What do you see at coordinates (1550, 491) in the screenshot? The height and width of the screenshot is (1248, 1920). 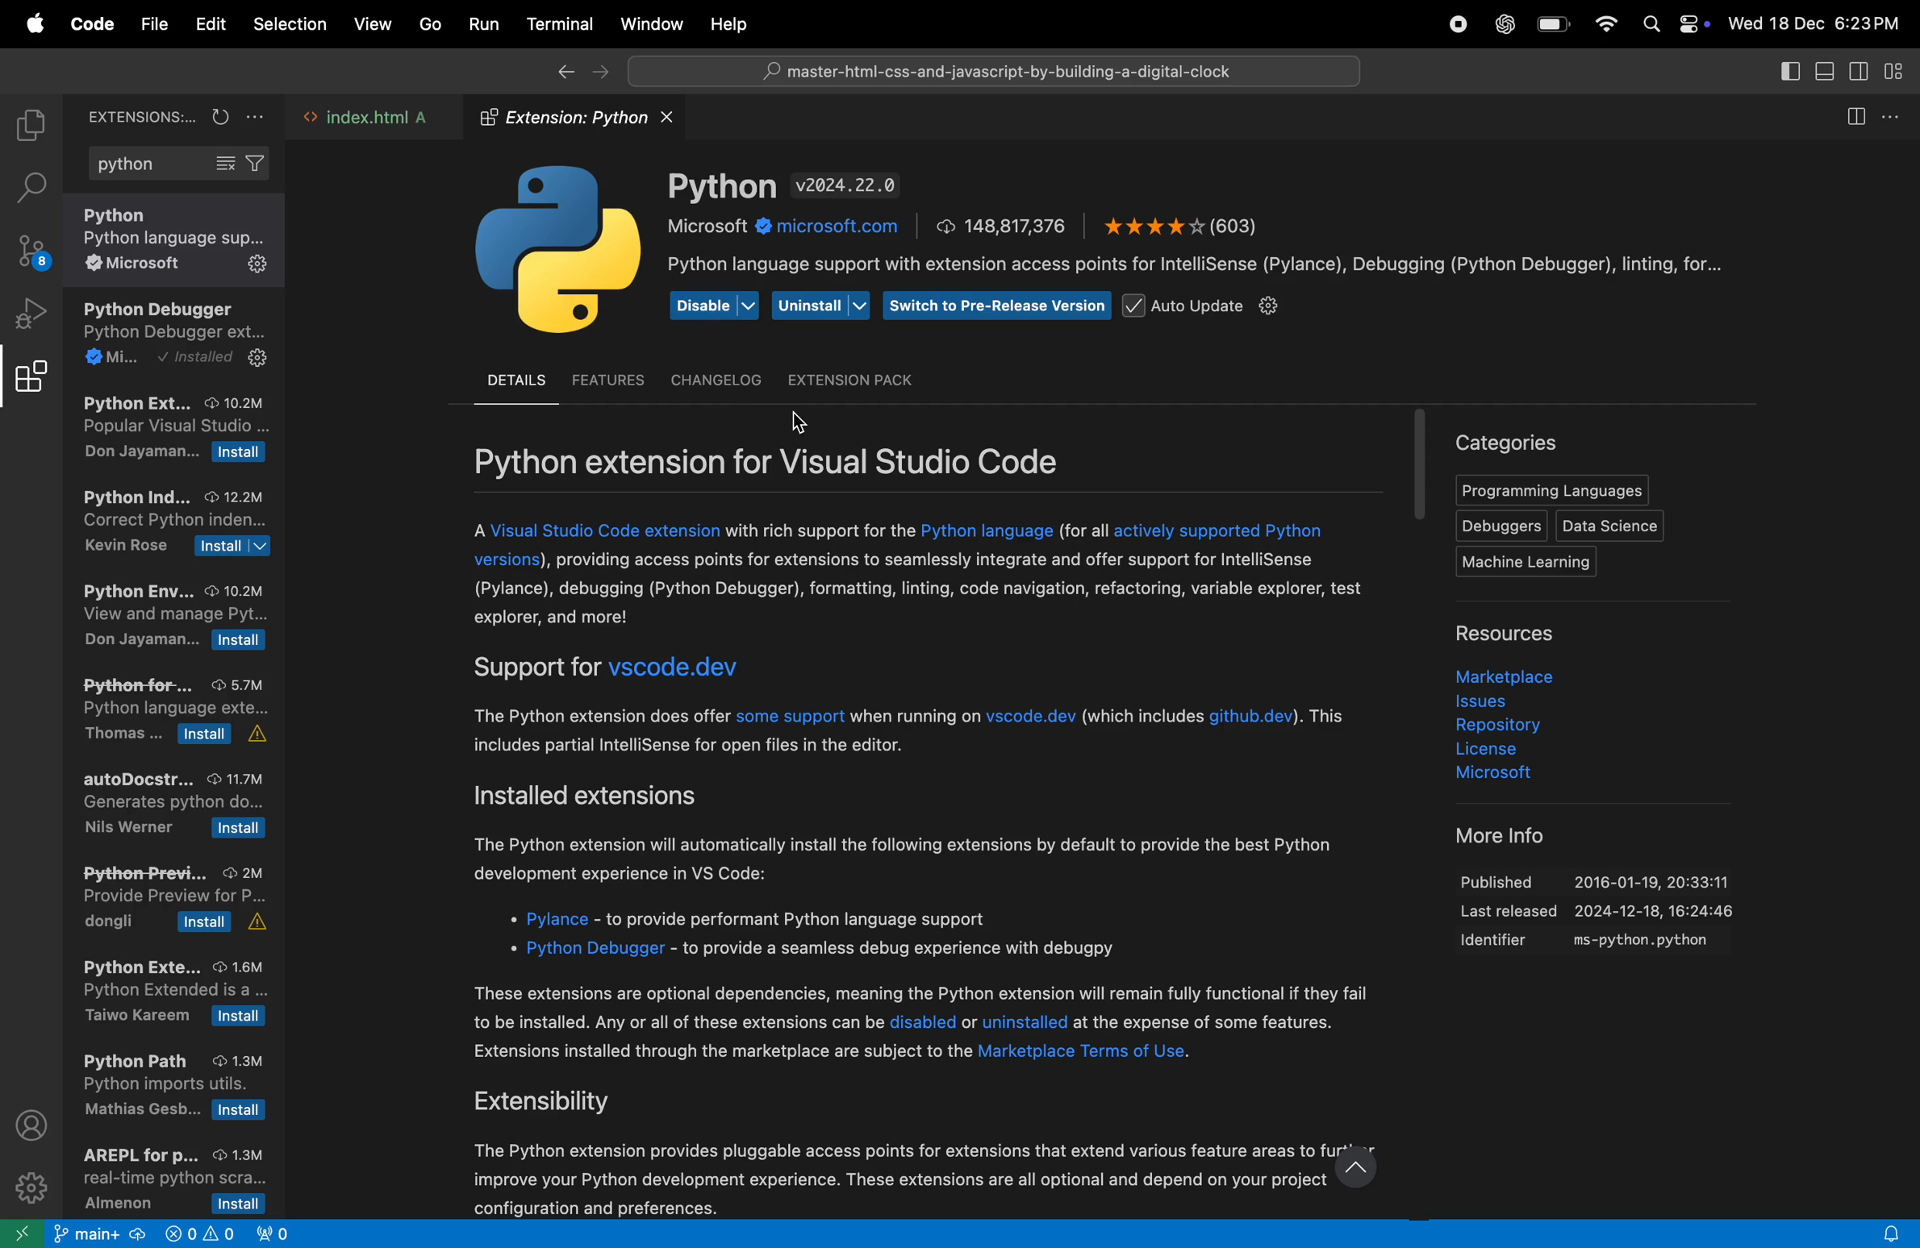 I see `programming languages` at bounding box center [1550, 491].